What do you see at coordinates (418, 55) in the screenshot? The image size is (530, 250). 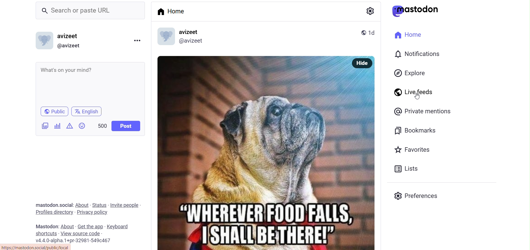 I see `notification` at bounding box center [418, 55].